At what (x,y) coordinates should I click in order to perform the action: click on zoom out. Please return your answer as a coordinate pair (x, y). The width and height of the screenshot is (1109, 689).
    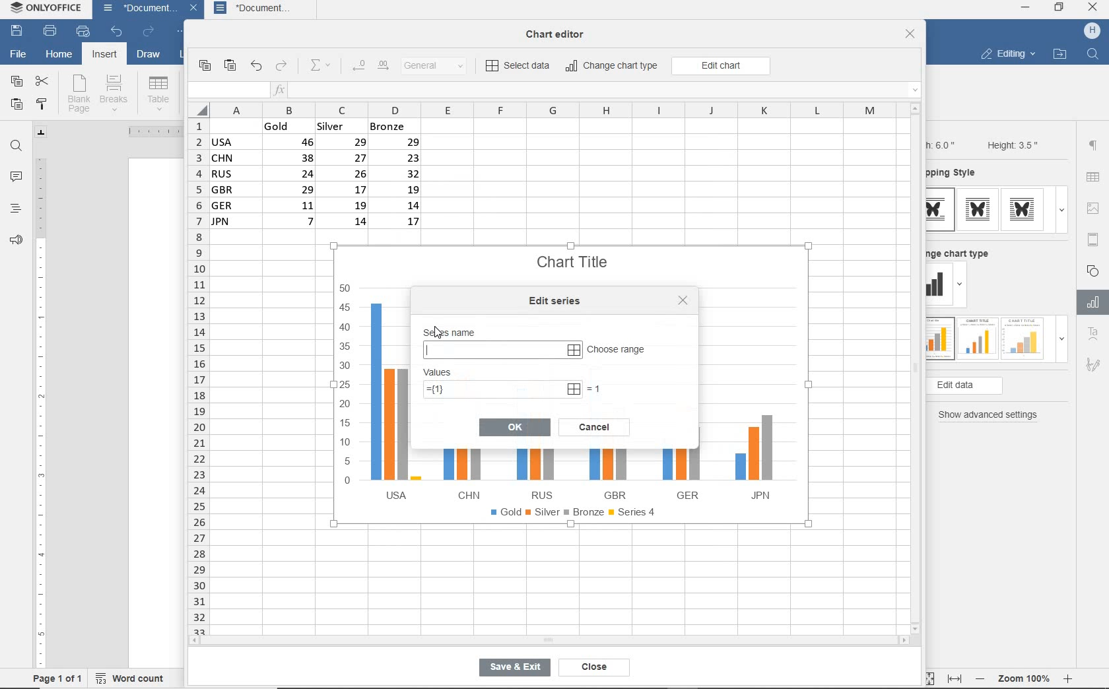
    Looking at the image, I should click on (982, 678).